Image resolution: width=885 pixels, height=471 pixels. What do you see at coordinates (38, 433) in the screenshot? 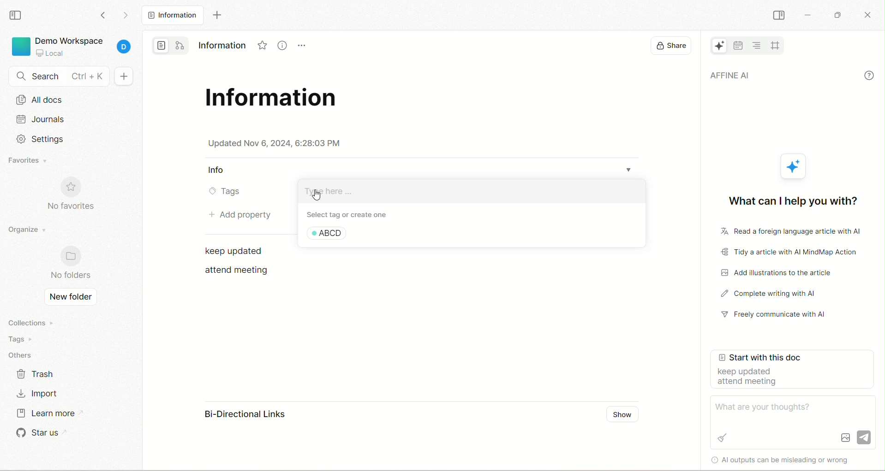
I see `star us` at bounding box center [38, 433].